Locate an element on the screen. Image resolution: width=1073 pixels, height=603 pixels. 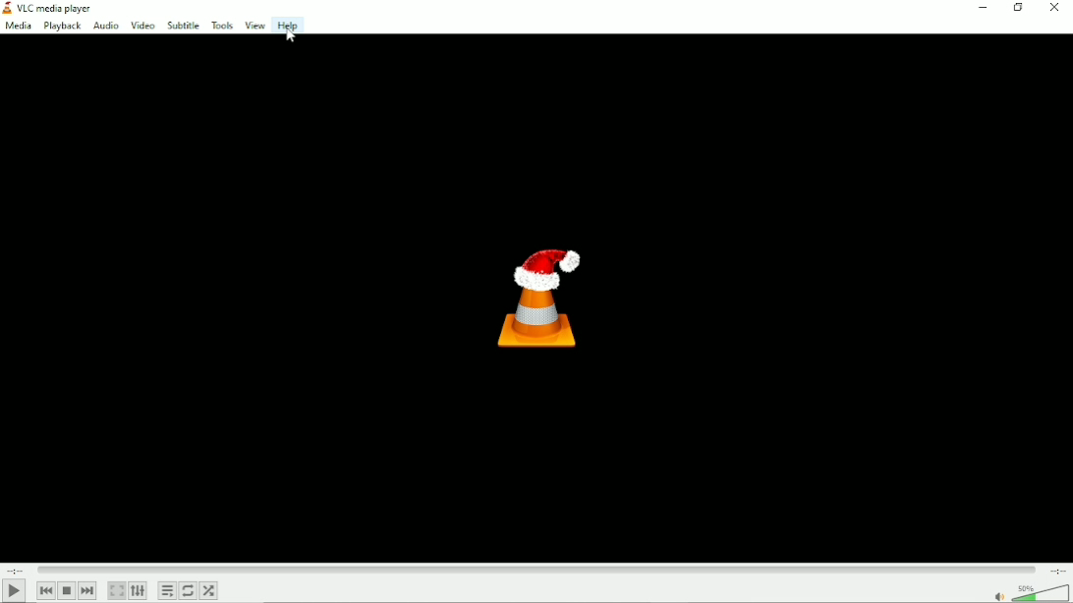
Play duration is located at coordinates (536, 568).